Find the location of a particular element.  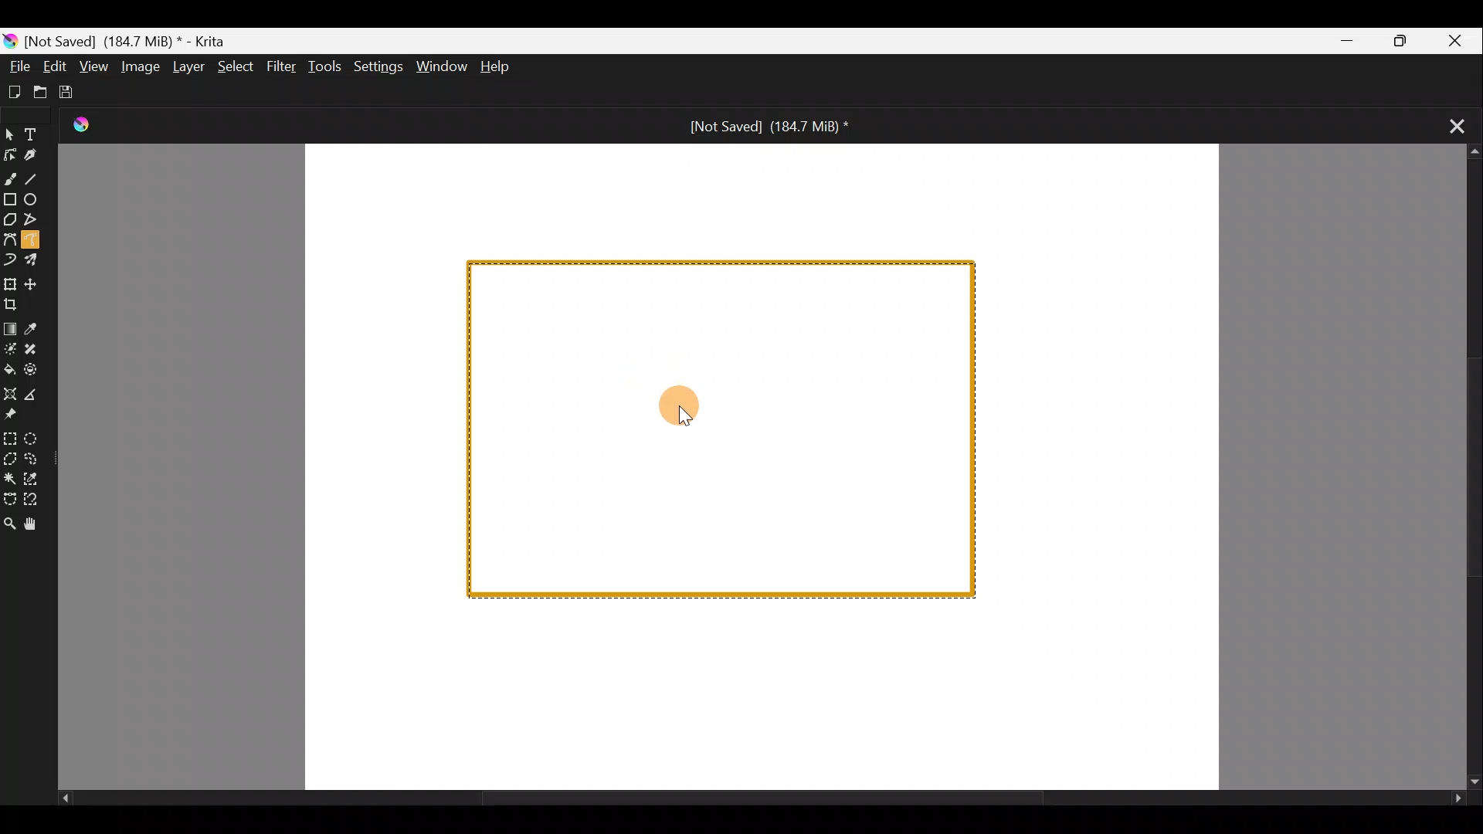

Maximize is located at coordinates (1405, 40).